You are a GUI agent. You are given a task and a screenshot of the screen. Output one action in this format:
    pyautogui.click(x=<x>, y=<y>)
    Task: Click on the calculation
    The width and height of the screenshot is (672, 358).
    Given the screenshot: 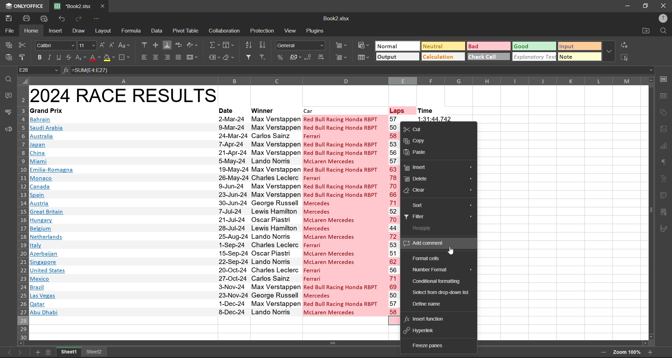 What is the action you would take?
    pyautogui.click(x=443, y=57)
    